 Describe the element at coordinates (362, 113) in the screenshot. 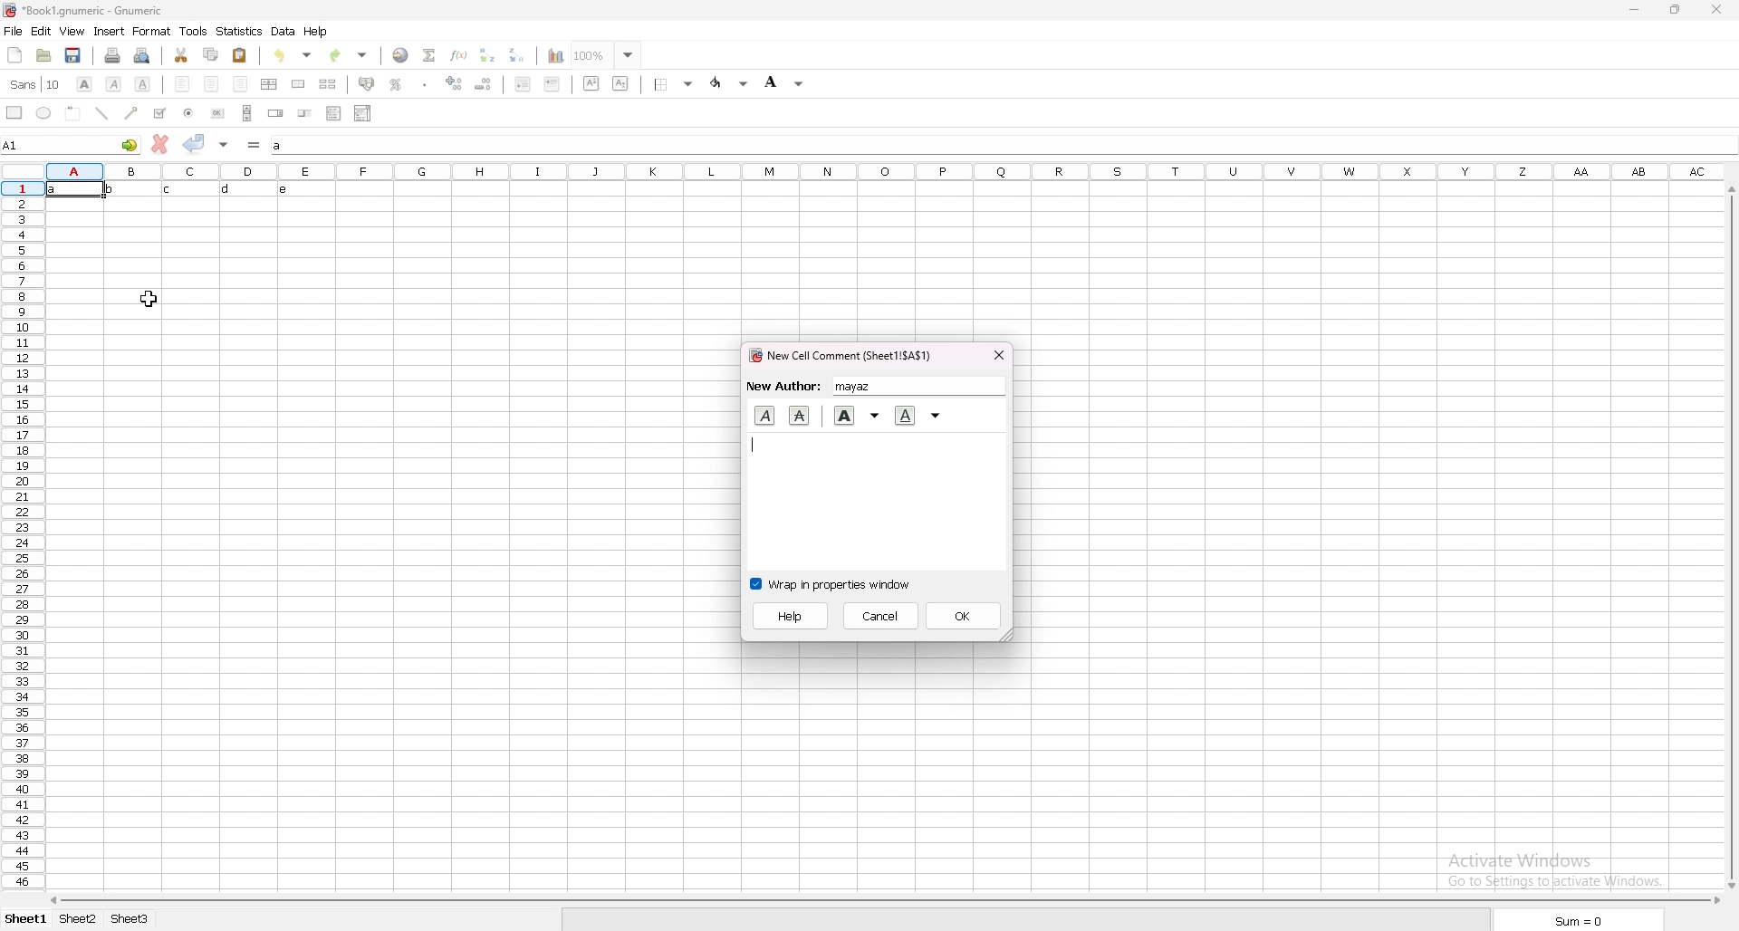

I see `combo box` at that location.